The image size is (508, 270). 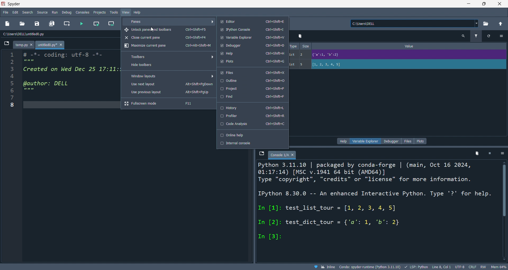 What do you see at coordinates (52, 24) in the screenshot?
I see `save all` at bounding box center [52, 24].